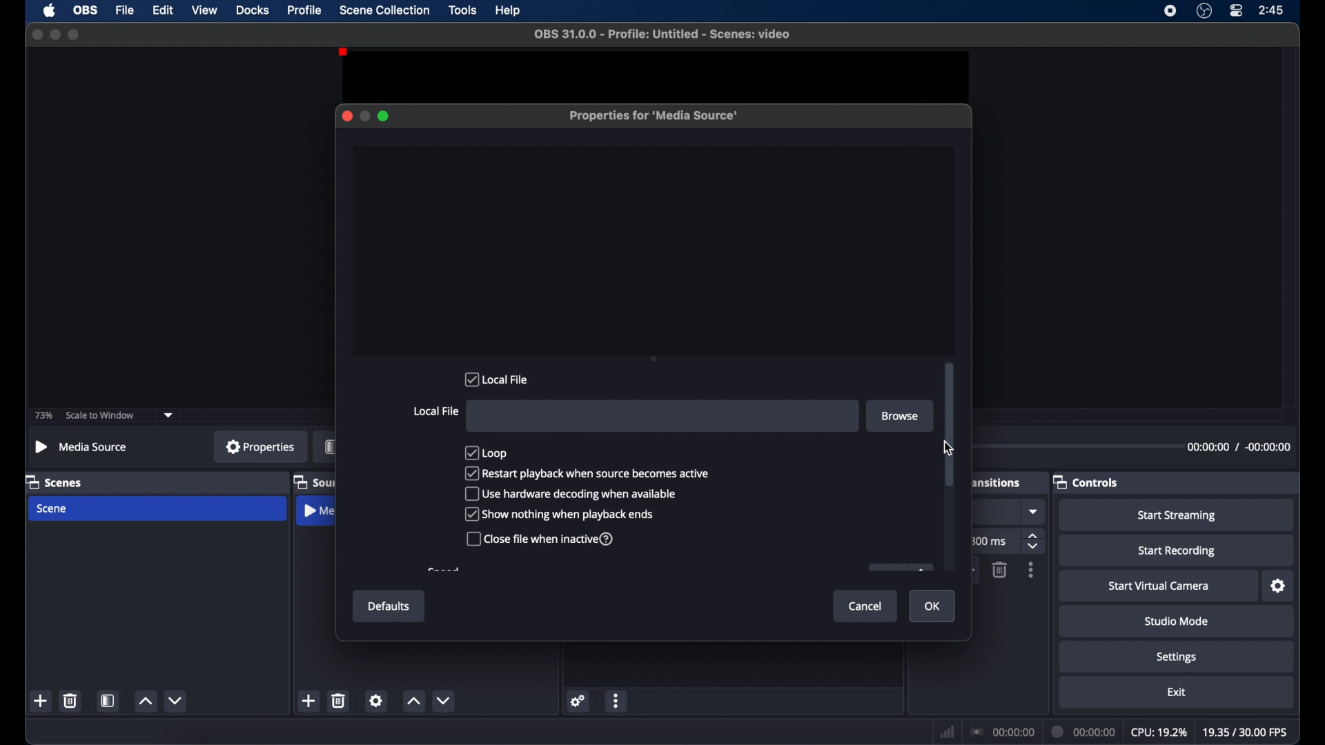 This screenshot has height=745, width=1325. What do you see at coordinates (1032, 570) in the screenshot?
I see `more options` at bounding box center [1032, 570].